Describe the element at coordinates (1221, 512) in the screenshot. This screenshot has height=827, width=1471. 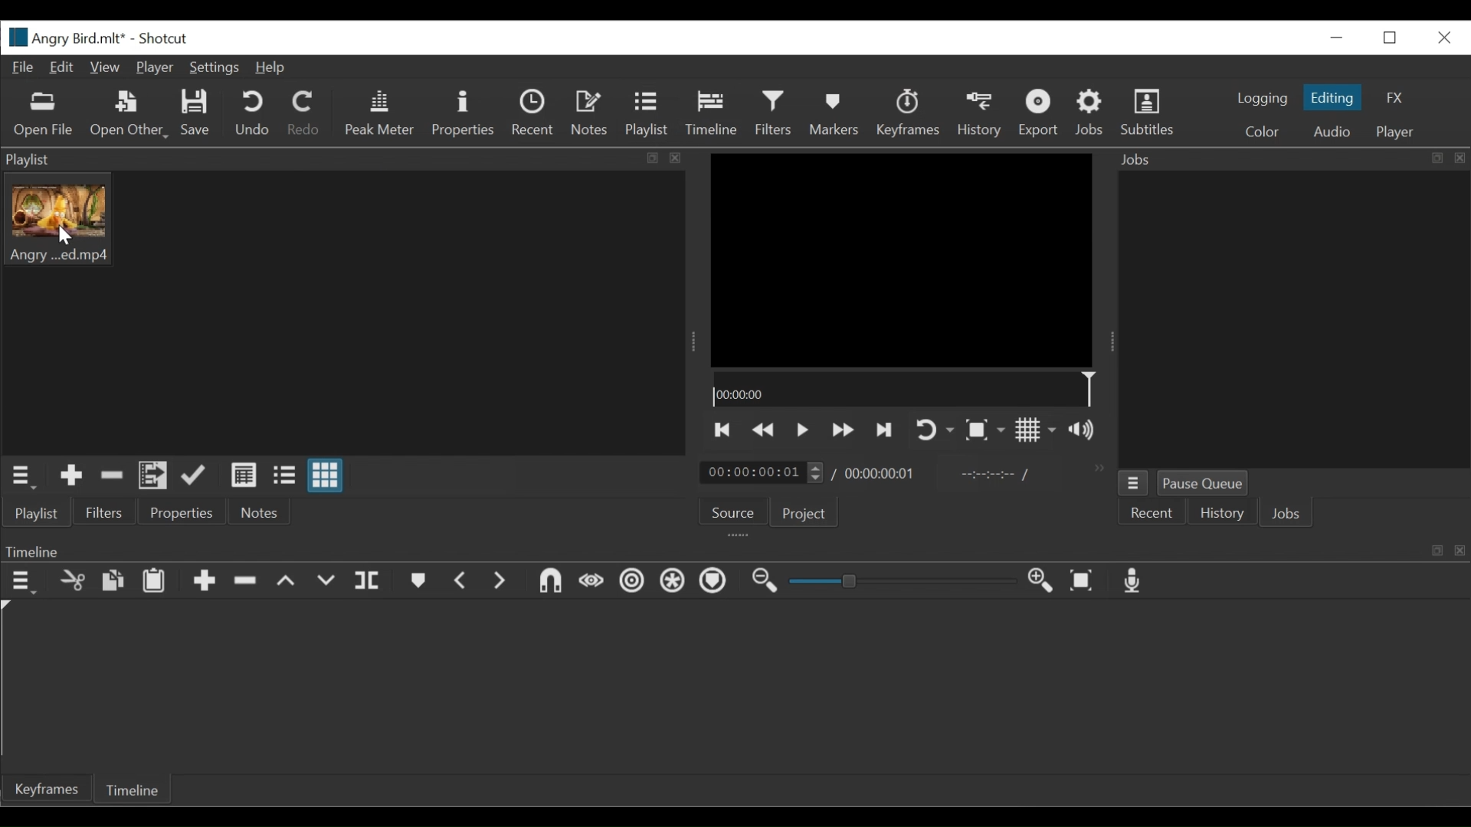
I see `History` at that location.